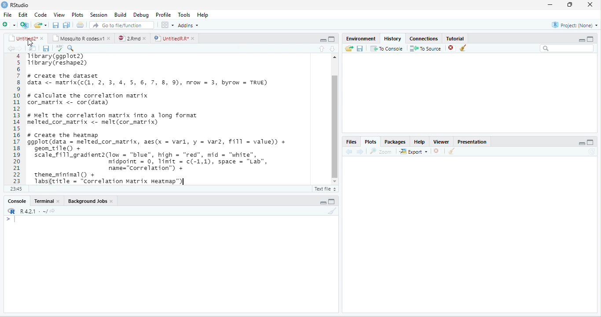 The image size is (601, 317). I want to click on next, so click(363, 151).